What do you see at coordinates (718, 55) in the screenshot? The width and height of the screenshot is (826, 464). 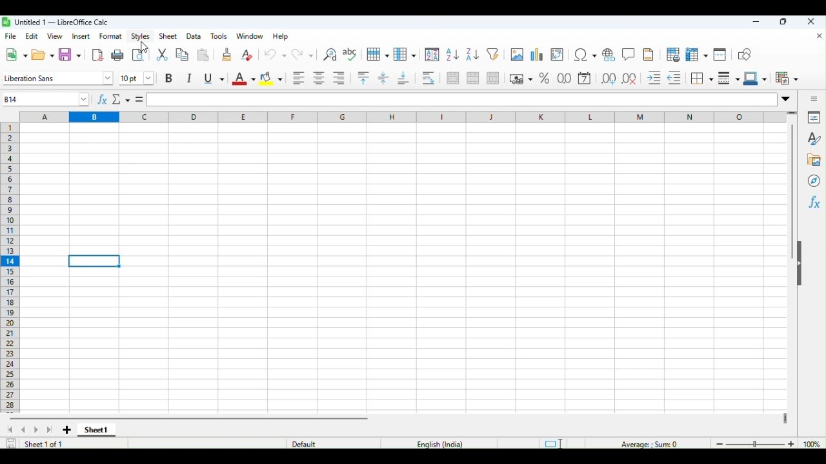 I see `Split window` at bounding box center [718, 55].